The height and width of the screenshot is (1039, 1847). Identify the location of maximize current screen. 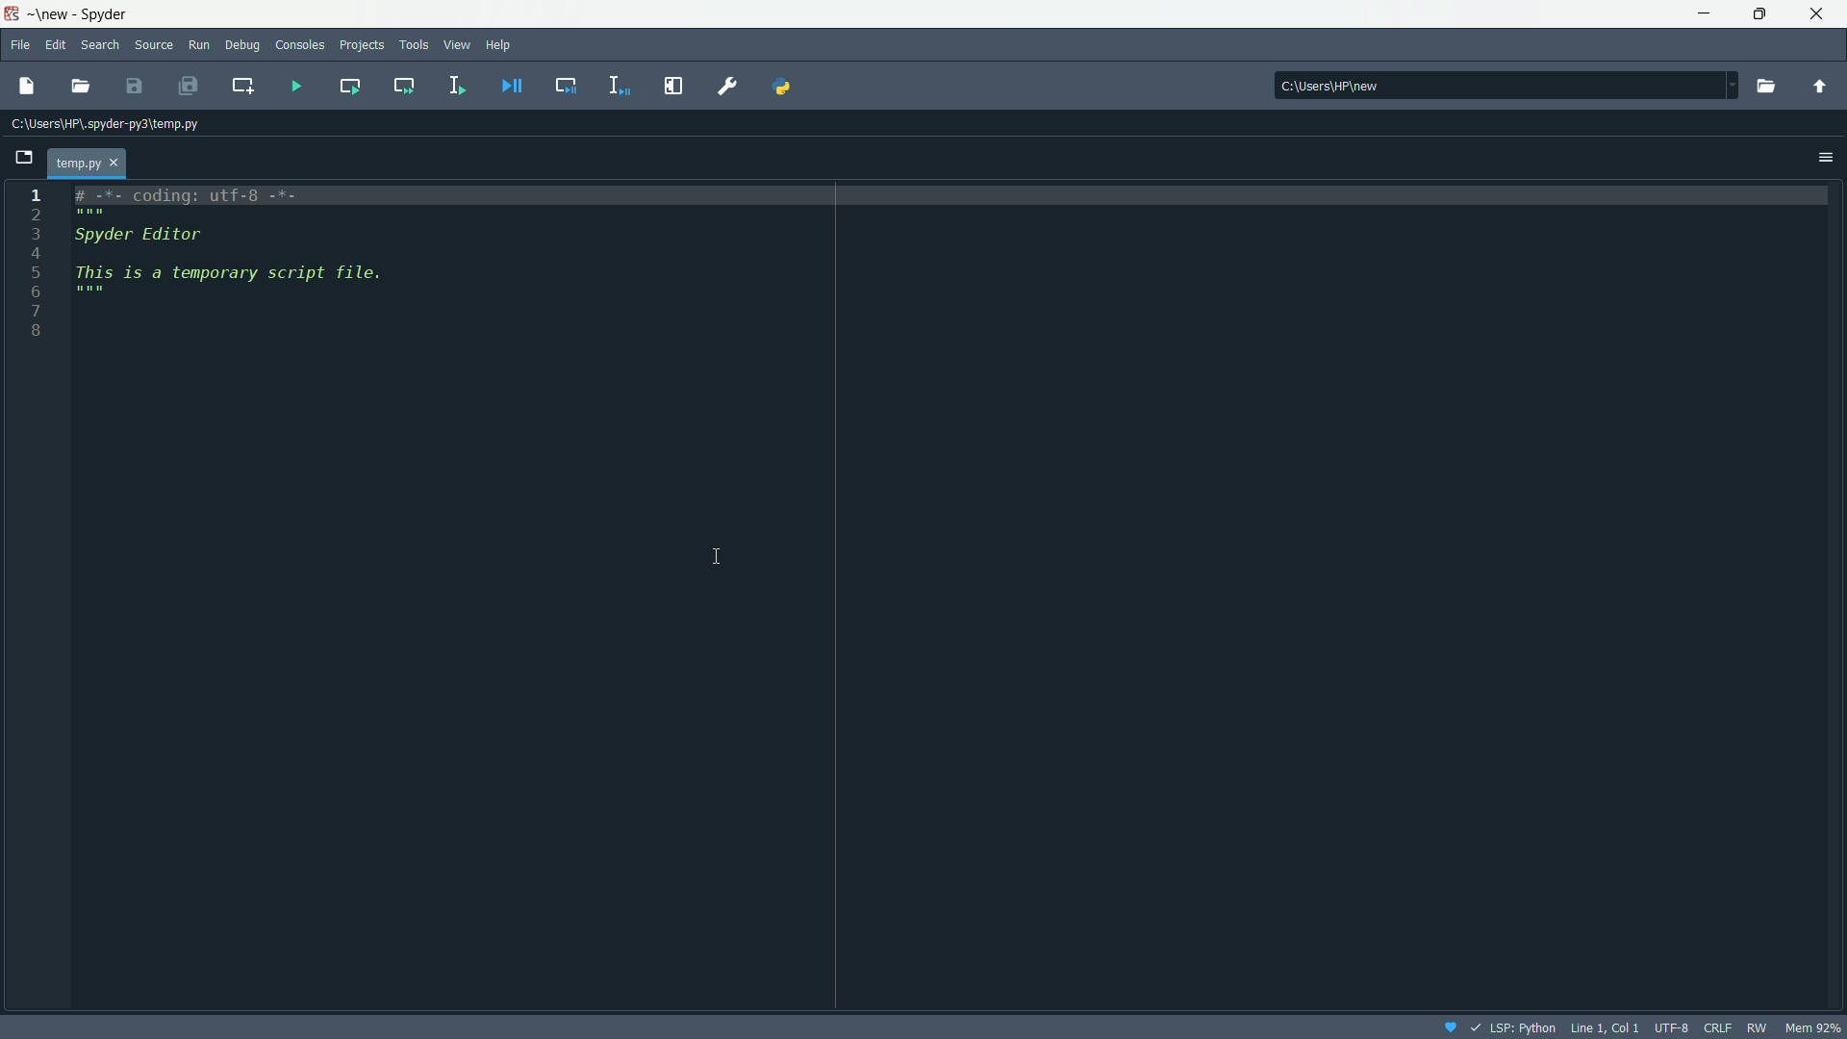
(672, 86).